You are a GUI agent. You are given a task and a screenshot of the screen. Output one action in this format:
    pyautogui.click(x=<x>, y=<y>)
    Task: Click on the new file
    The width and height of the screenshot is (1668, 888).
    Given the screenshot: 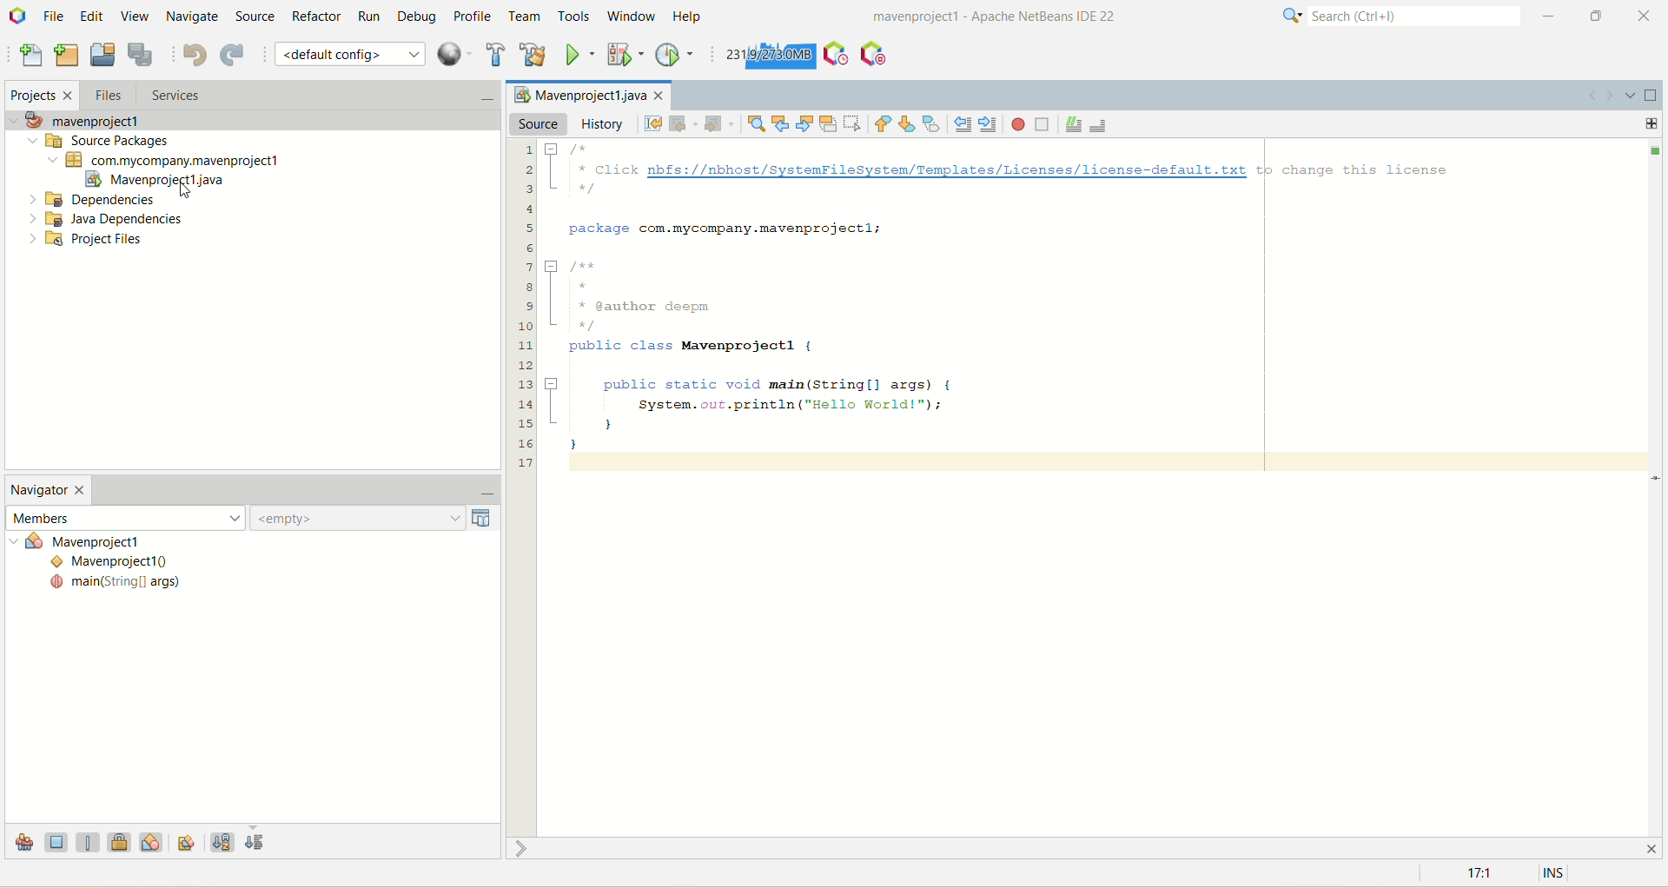 What is the action you would take?
    pyautogui.click(x=29, y=57)
    